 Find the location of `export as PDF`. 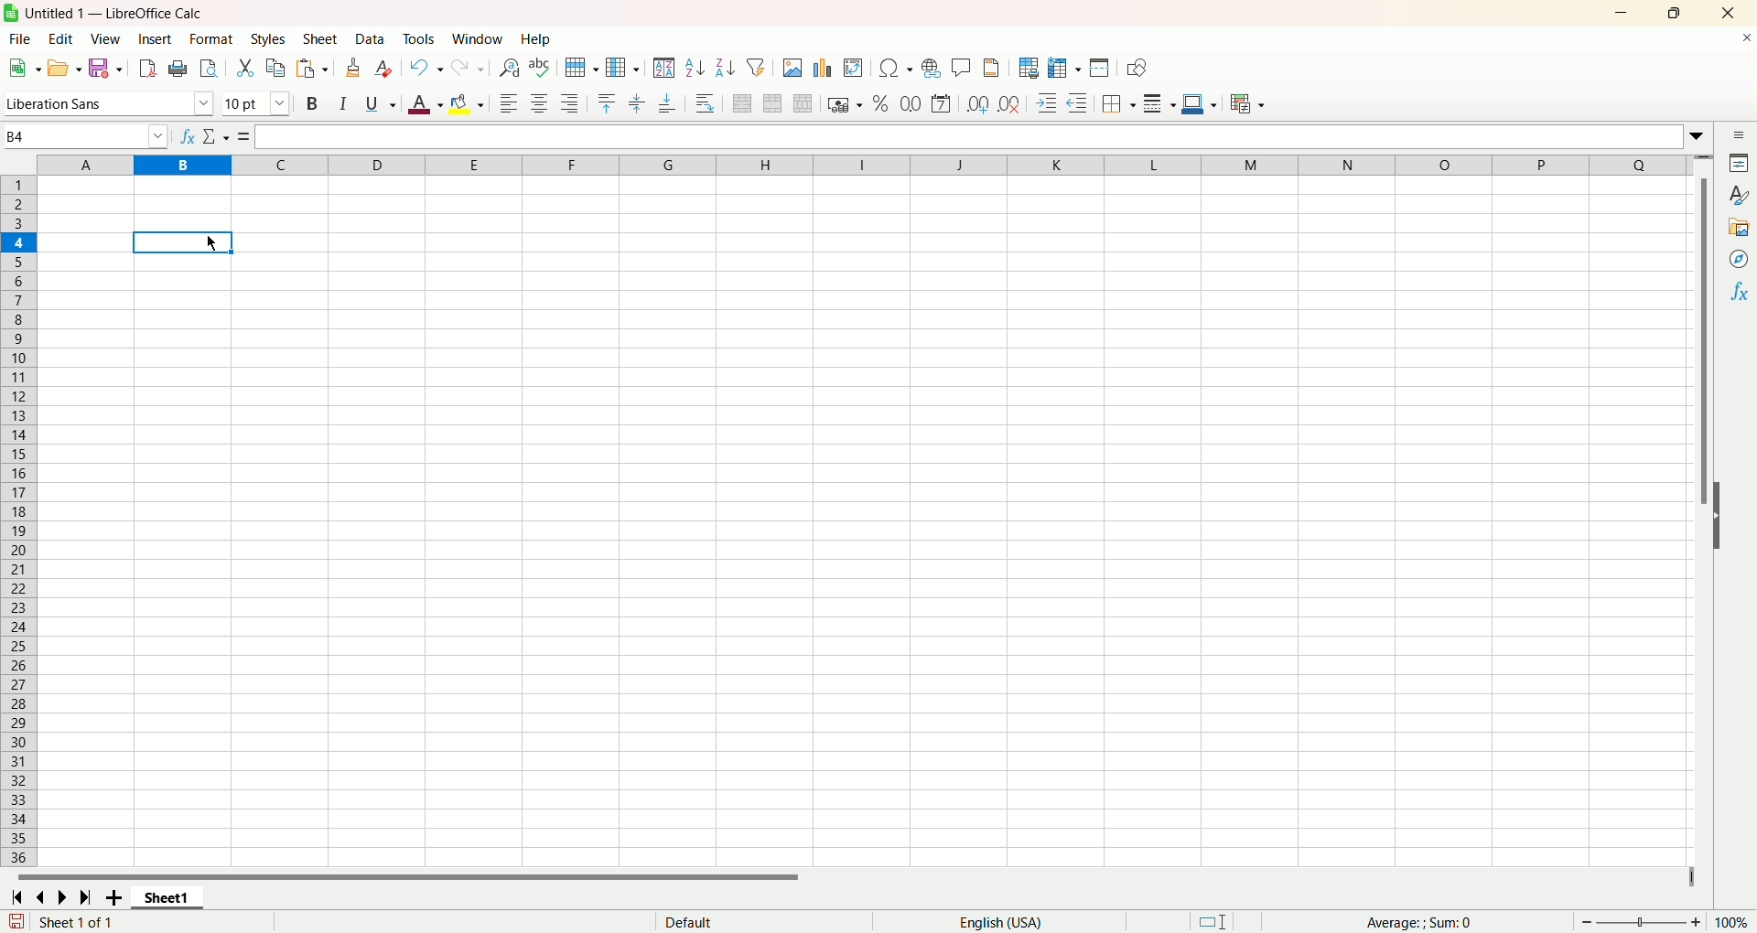

export as PDF is located at coordinates (148, 68).